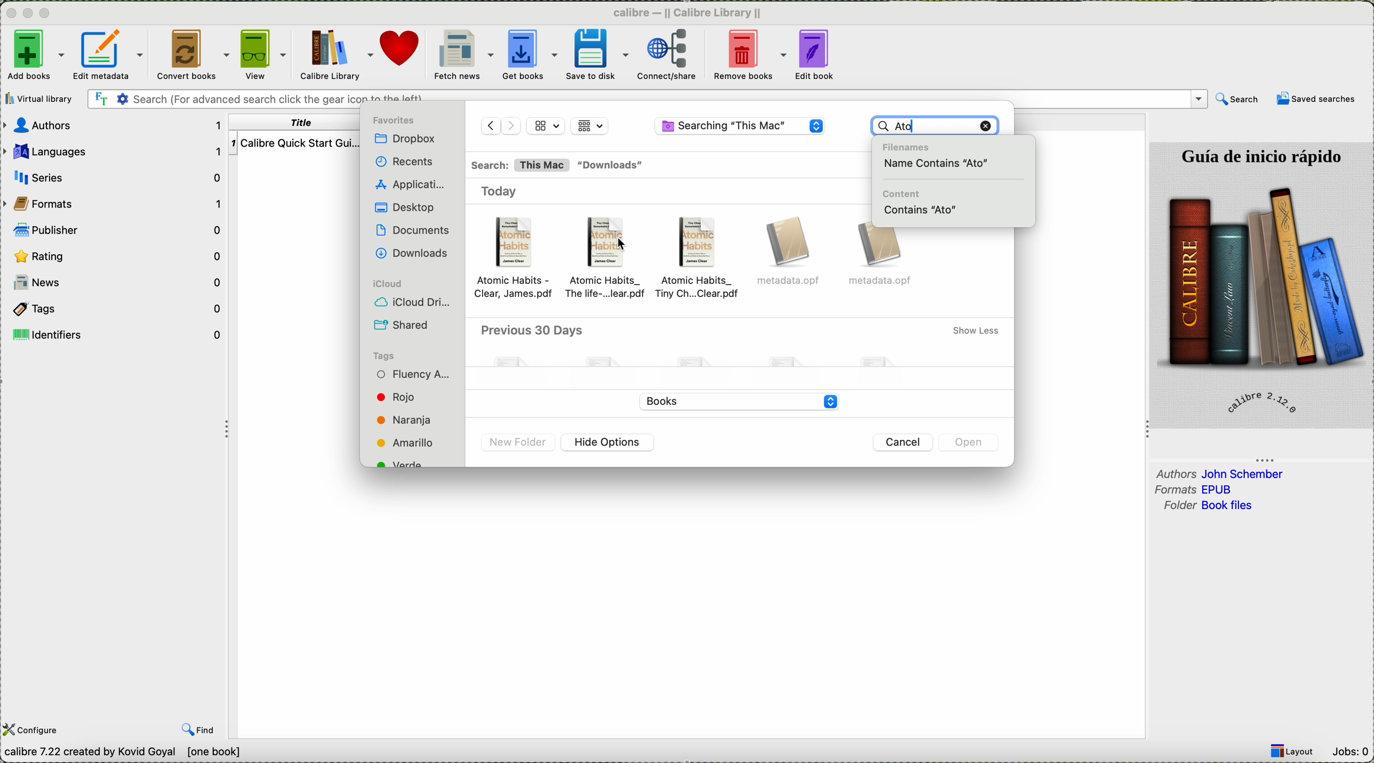 The image size is (1374, 763). Describe the element at coordinates (335, 55) in the screenshot. I see `Calibre library` at that location.